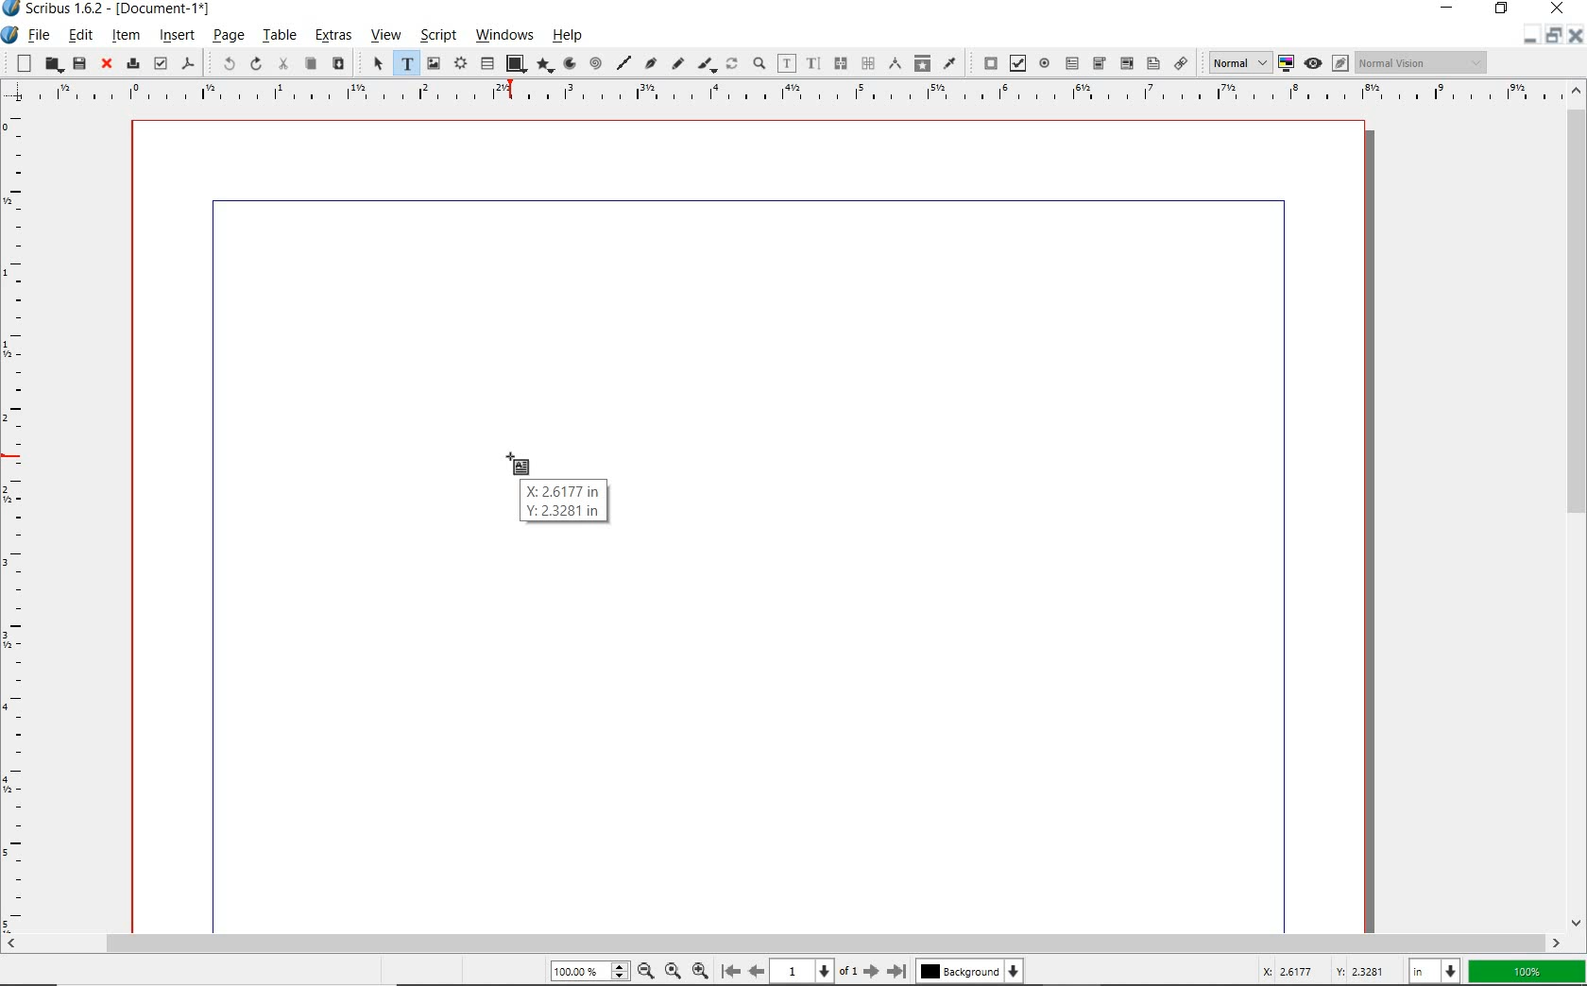 This screenshot has width=1587, height=986. What do you see at coordinates (596, 62) in the screenshot?
I see `spiral` at bounding box center [596, 62].